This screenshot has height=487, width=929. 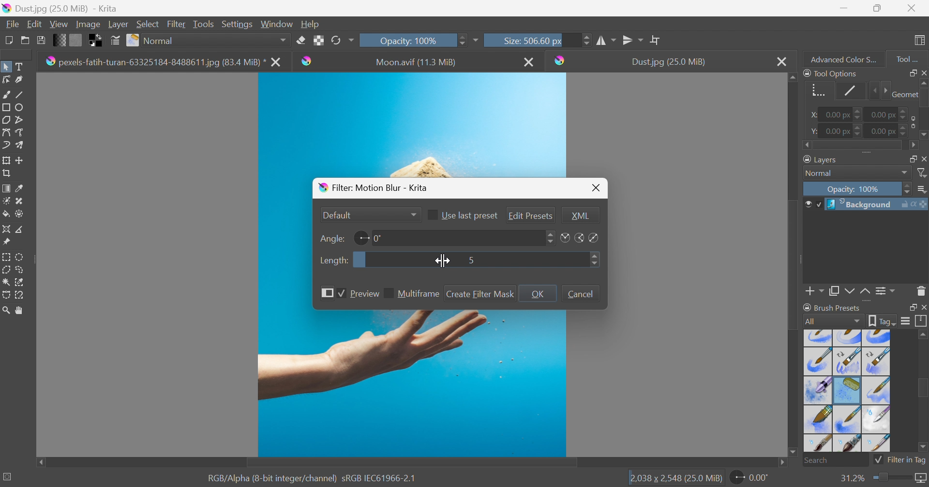 I want to click on RGB Alpha (8-bit integer/channel) sRGB IEC61966-2.1, so click(x=312, y=477).